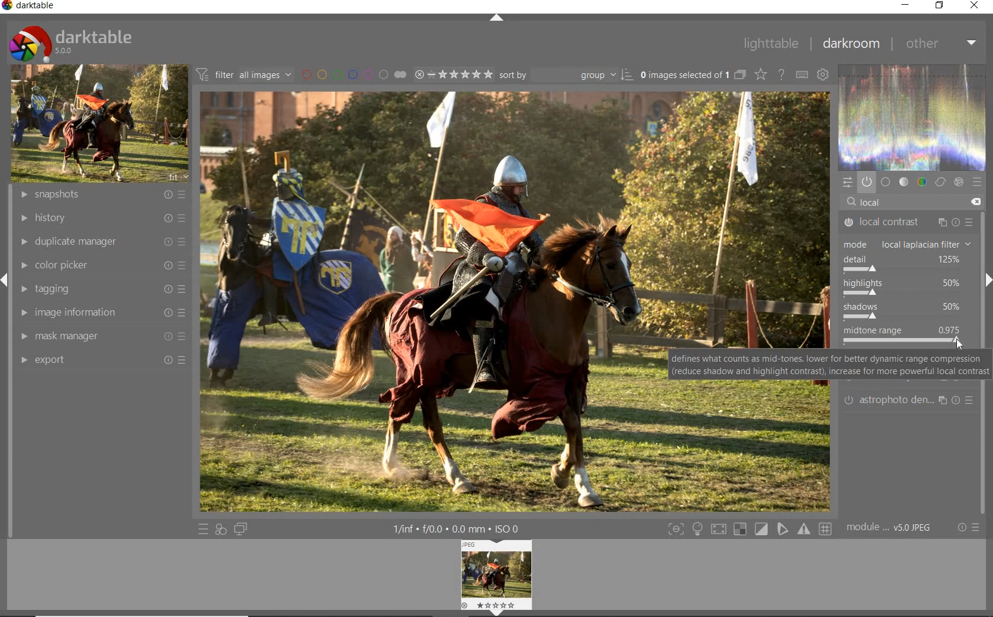  Describe the element at coordinates (245, 74) in the screenshot. I see `filter all images` at that location.